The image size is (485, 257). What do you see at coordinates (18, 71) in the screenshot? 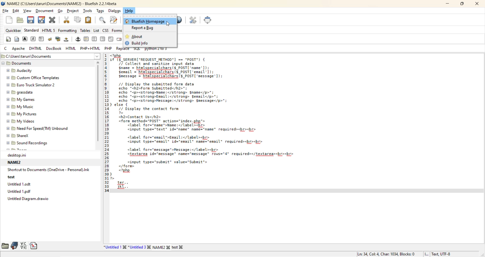
I see `Audacity` at bounding box center [18, 71].